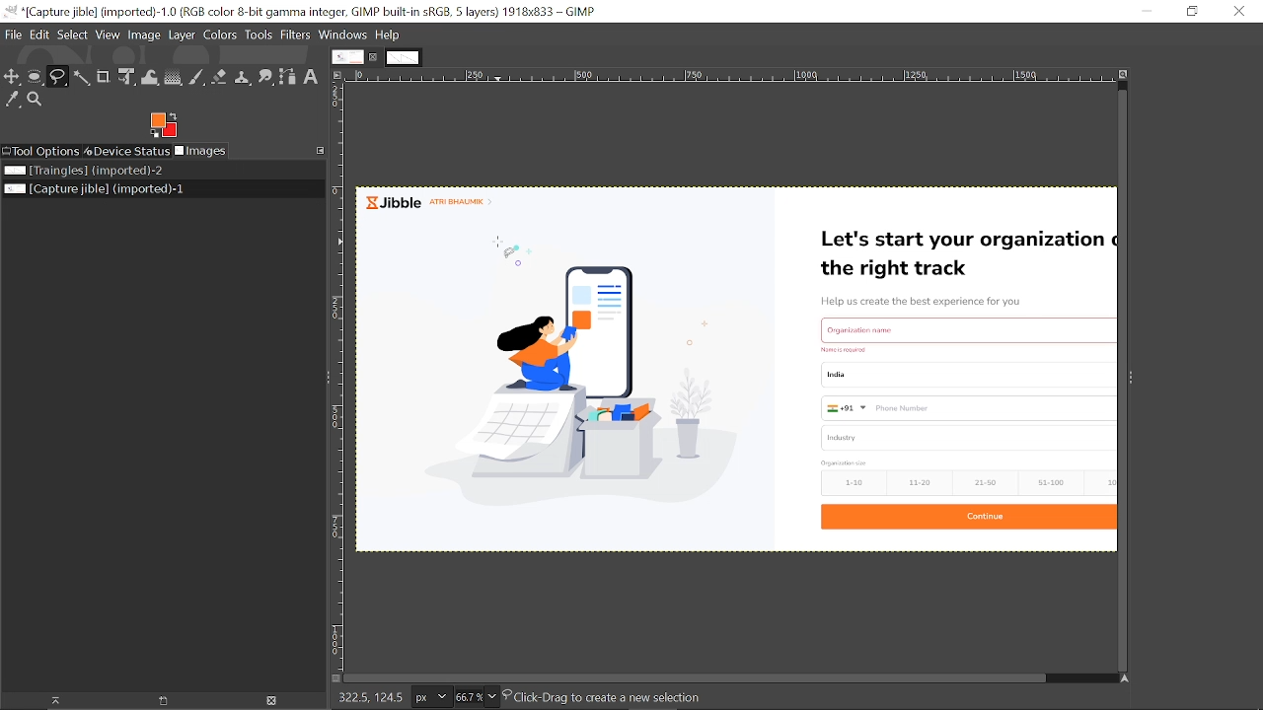  I want to click on Current image file, so click(97, 189).